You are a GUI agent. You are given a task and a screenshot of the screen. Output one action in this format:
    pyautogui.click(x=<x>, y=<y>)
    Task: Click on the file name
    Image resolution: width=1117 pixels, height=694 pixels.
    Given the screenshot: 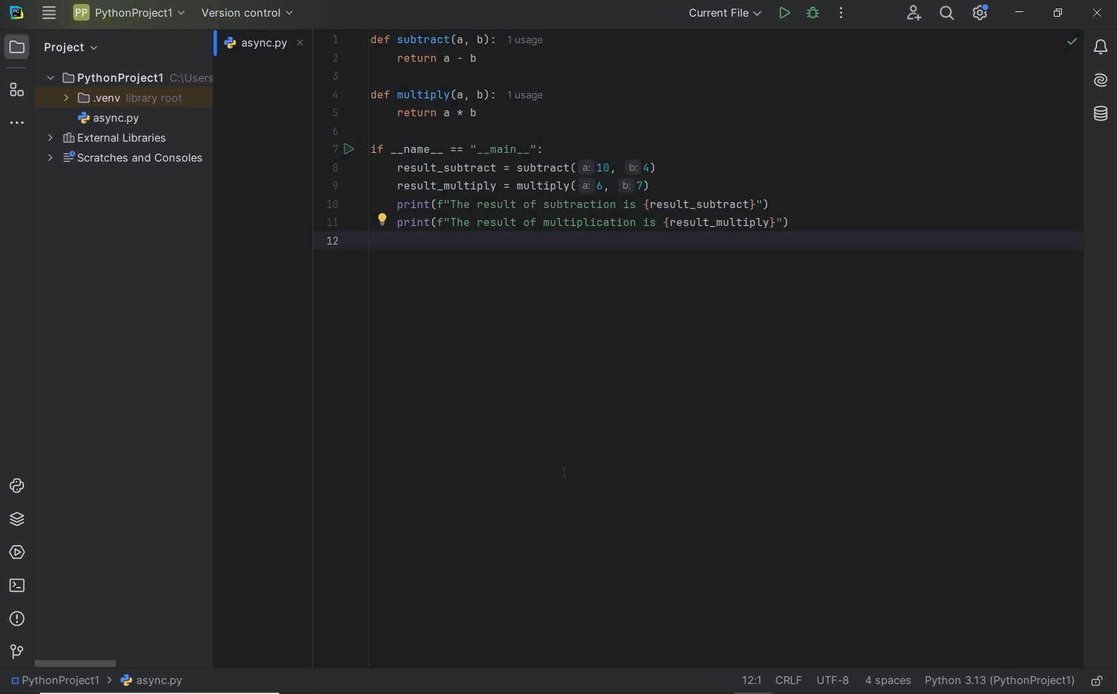 What is the action you would take?
    pyautogui.click(x=108, y=118)
    